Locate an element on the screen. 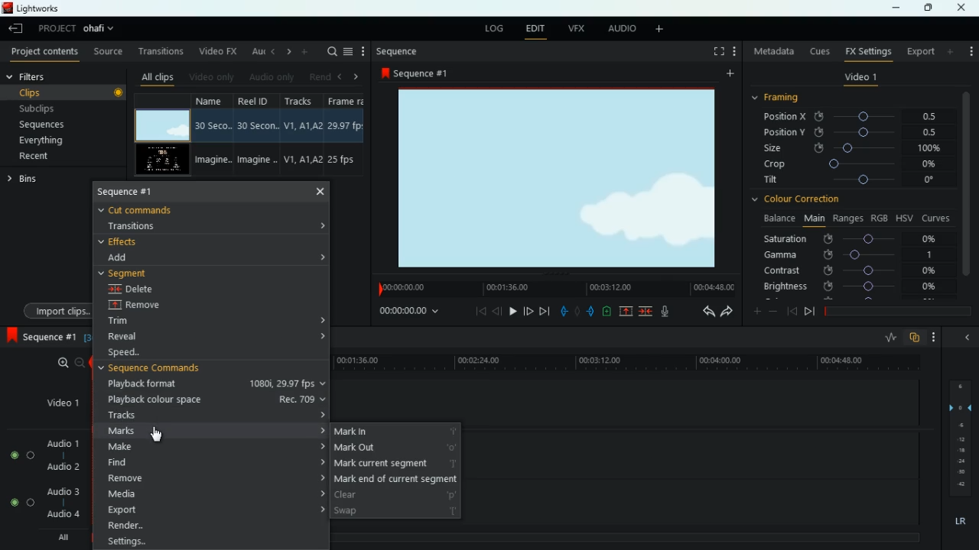 Image resolution: width=979 pixels, height=550 pixels. saturation is located at coordinates (851, 240).